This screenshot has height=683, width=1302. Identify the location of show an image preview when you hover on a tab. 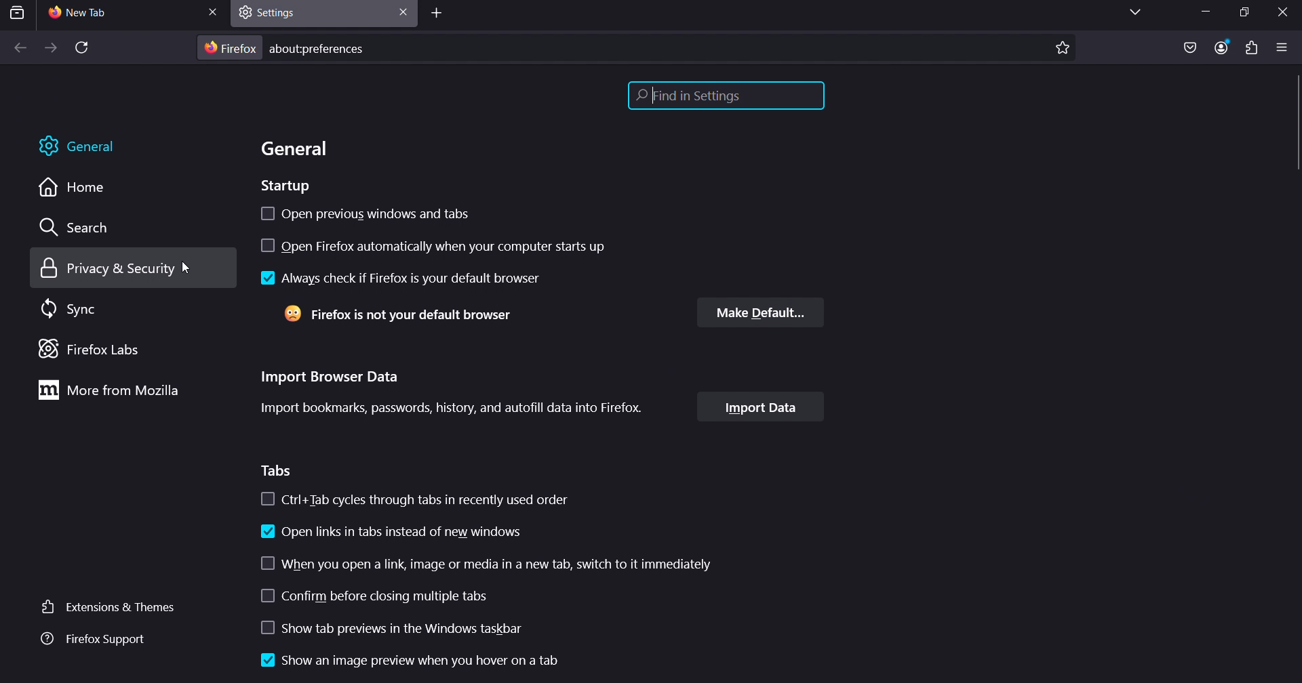
(407, 662).